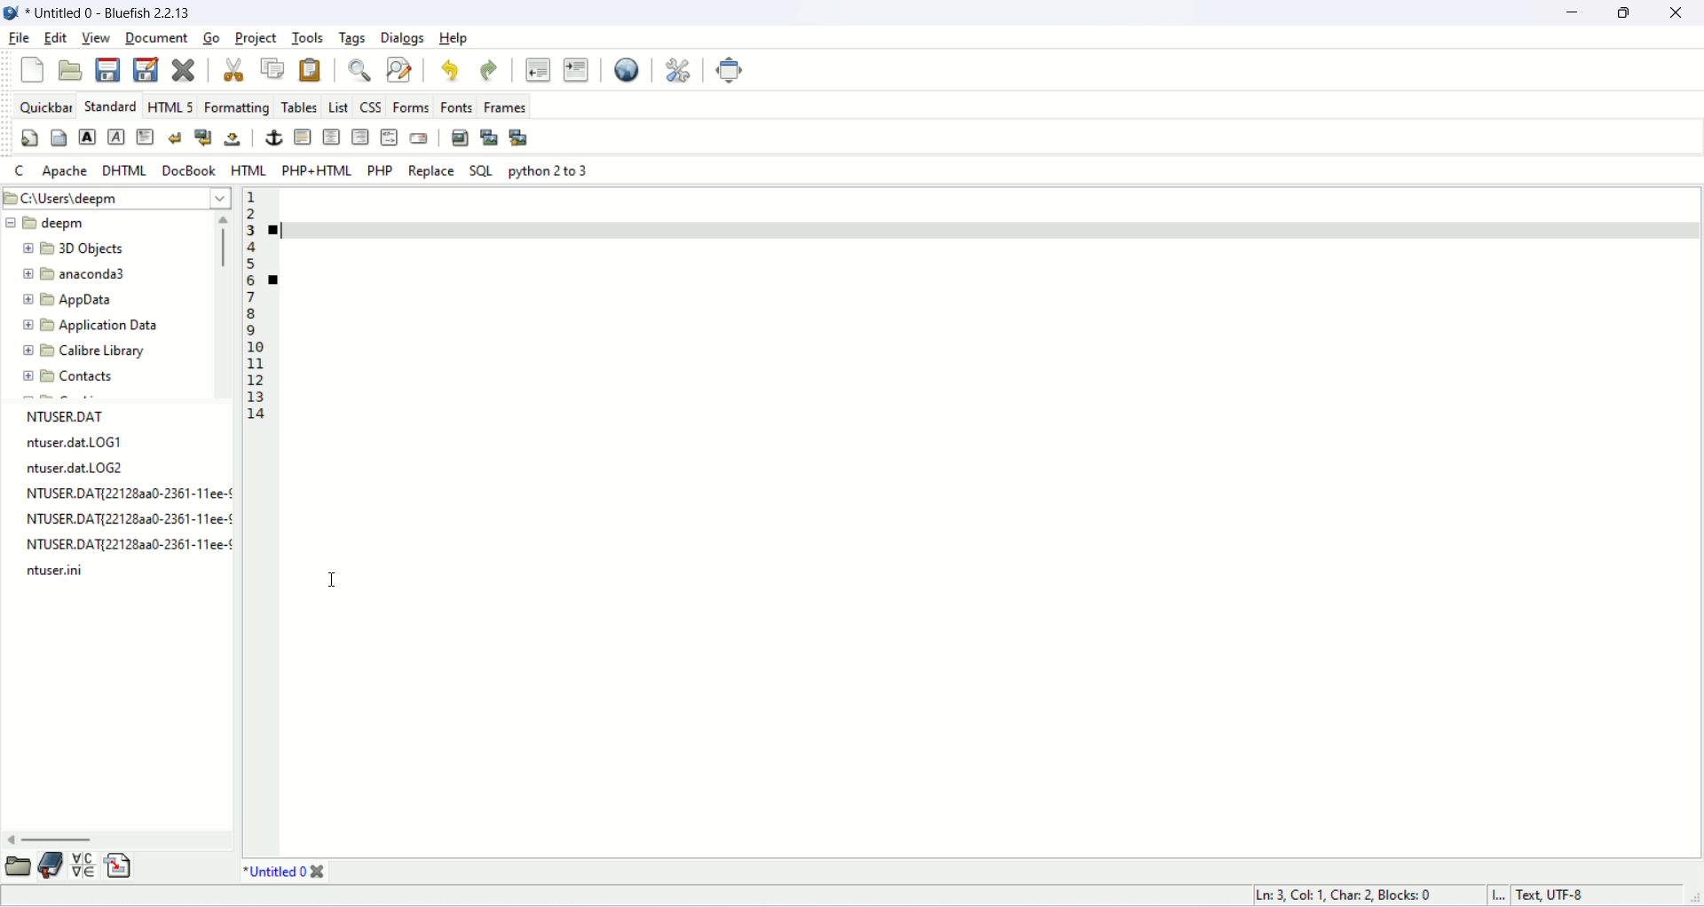 The image size is (1704, 907). What do you see at coordinates (274, 138) in the screenshot?
I see `anchor` at bounding box center [274, 138].